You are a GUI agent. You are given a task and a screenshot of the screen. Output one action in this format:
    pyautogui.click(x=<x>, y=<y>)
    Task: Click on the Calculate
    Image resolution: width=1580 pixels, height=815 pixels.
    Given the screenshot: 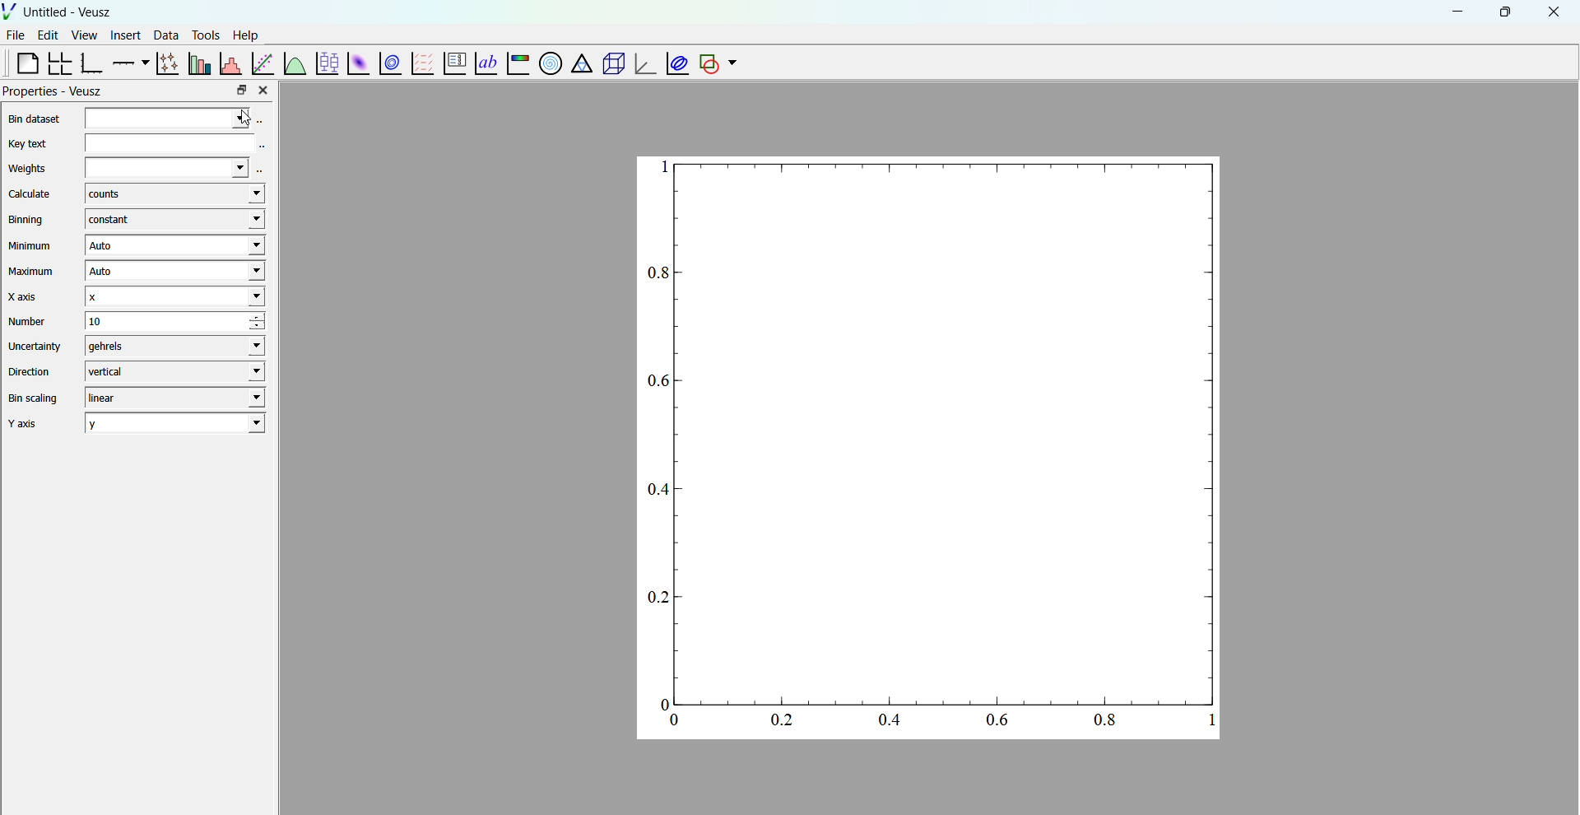 What is the action you would take?
    pyautogui.click(x=30, y=195)
    